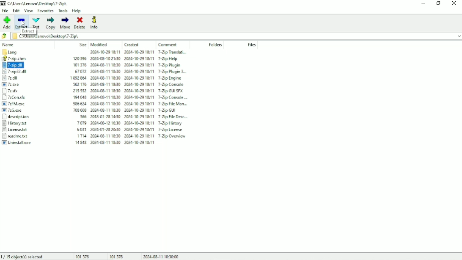 The image size is (462, 260). I want to click on UI NBN RN 24ND RN, so click(126, 144).